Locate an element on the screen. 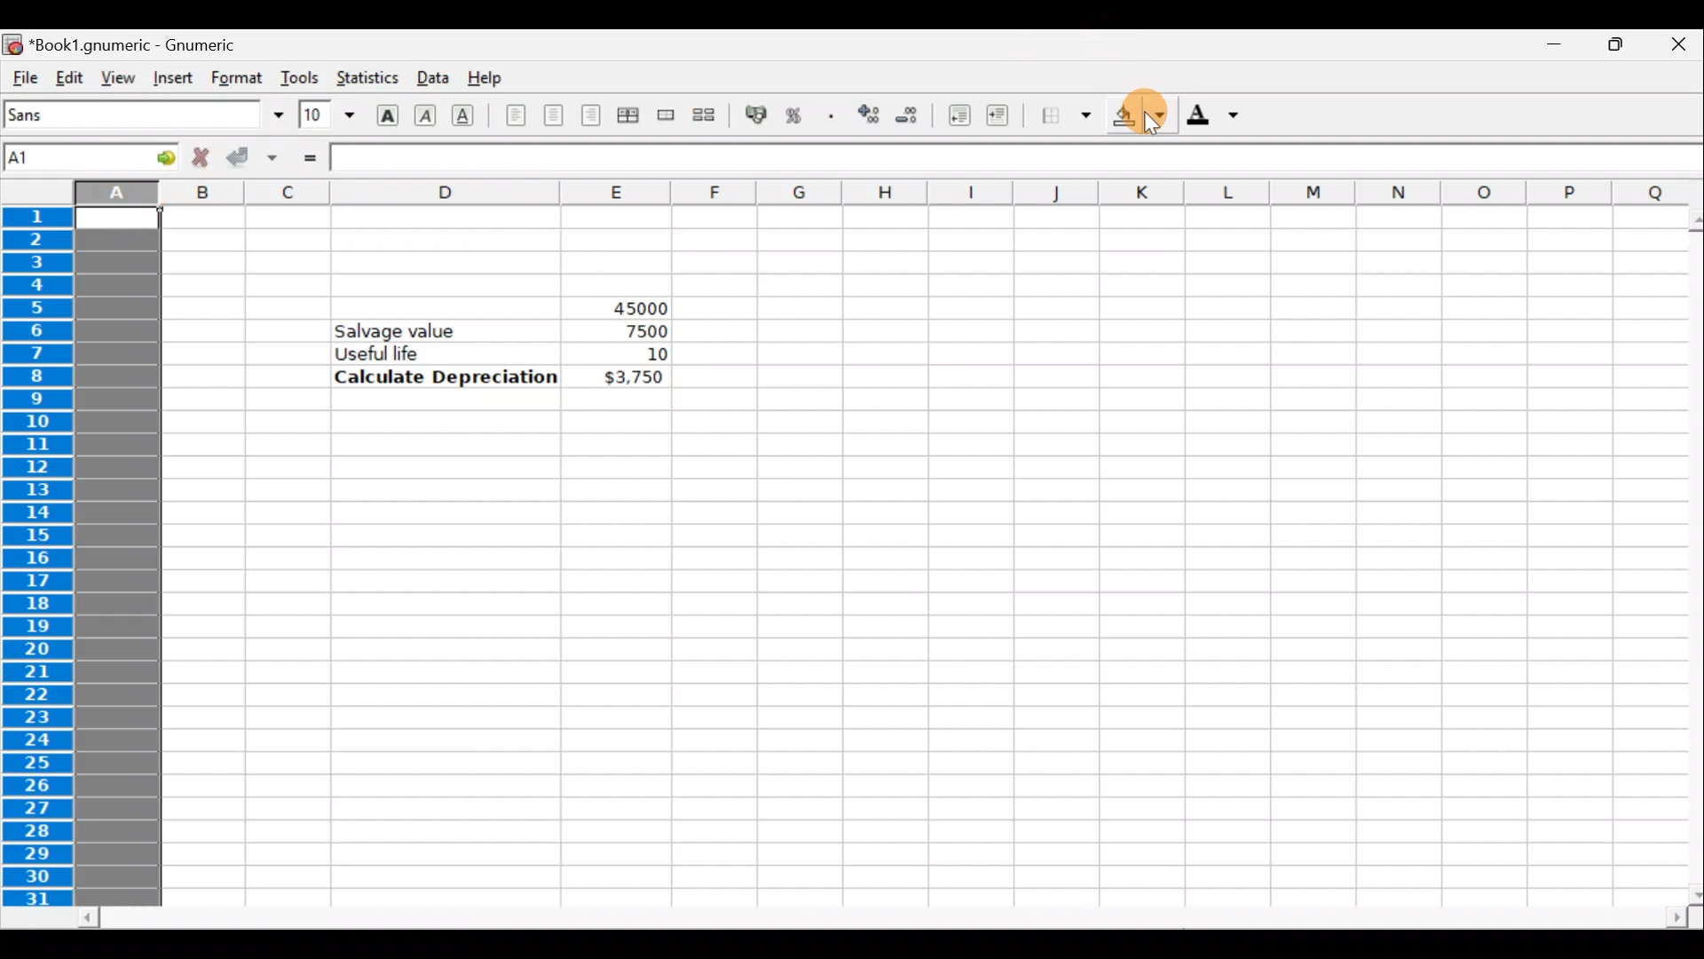  Maximize is located at coordinates (1612, 50).